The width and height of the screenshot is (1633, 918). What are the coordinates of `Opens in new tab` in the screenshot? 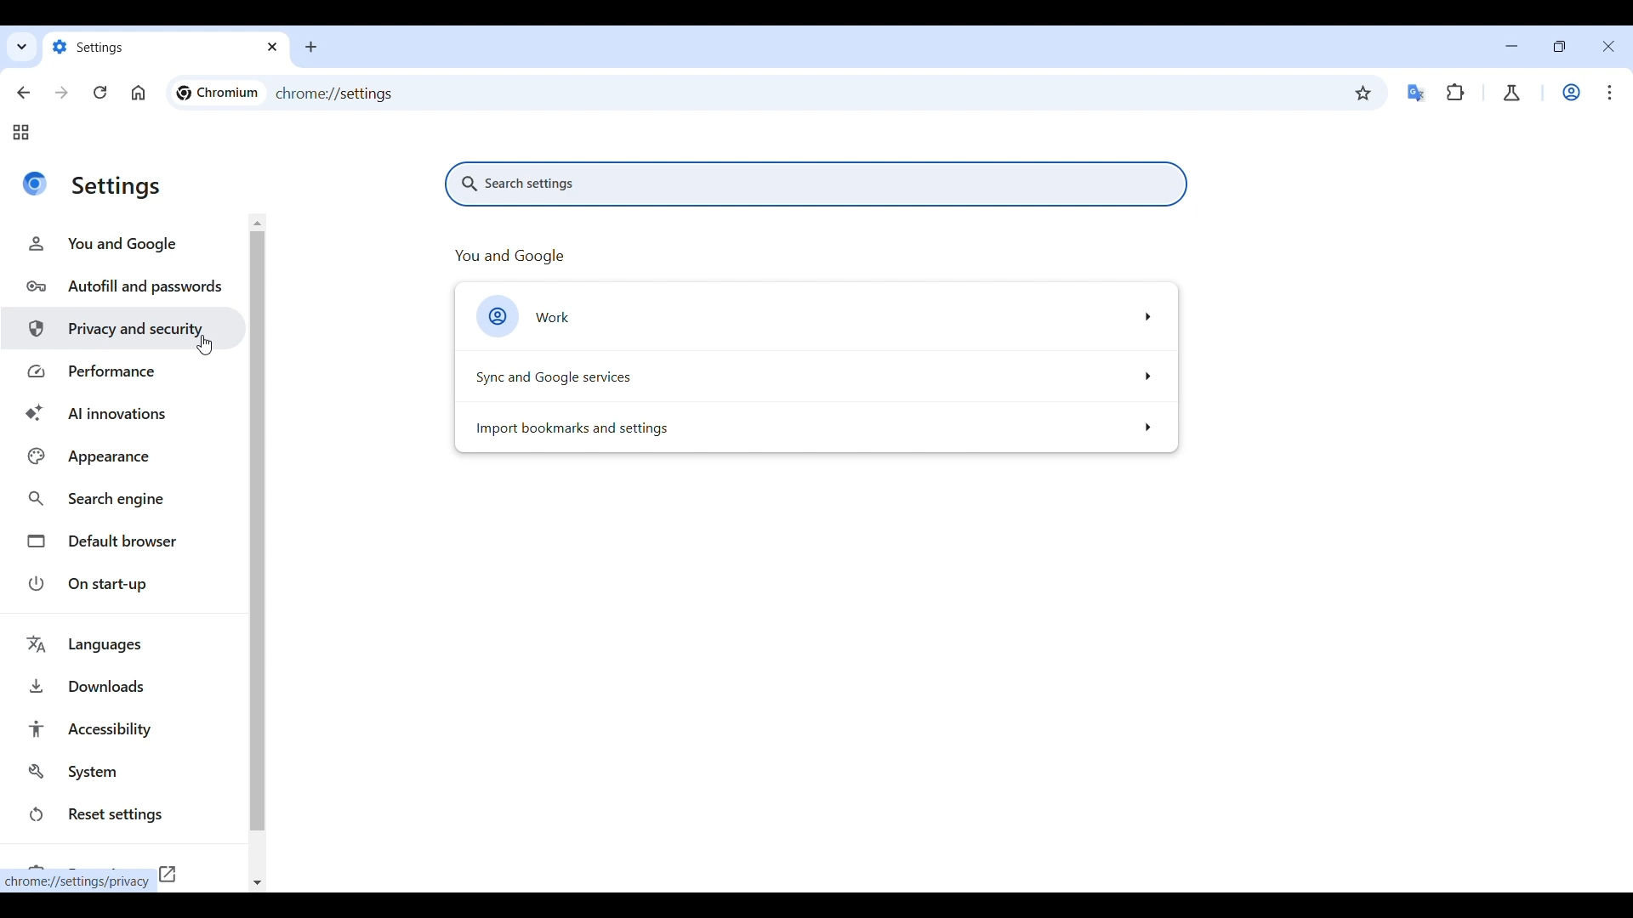 It's located at (180, 870).